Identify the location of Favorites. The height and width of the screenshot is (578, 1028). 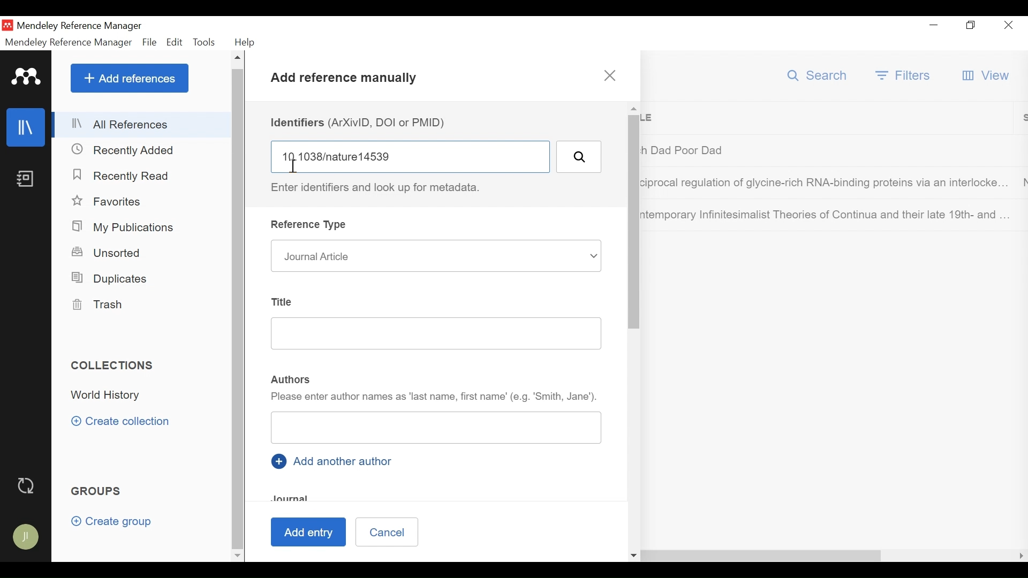
(108, 201).